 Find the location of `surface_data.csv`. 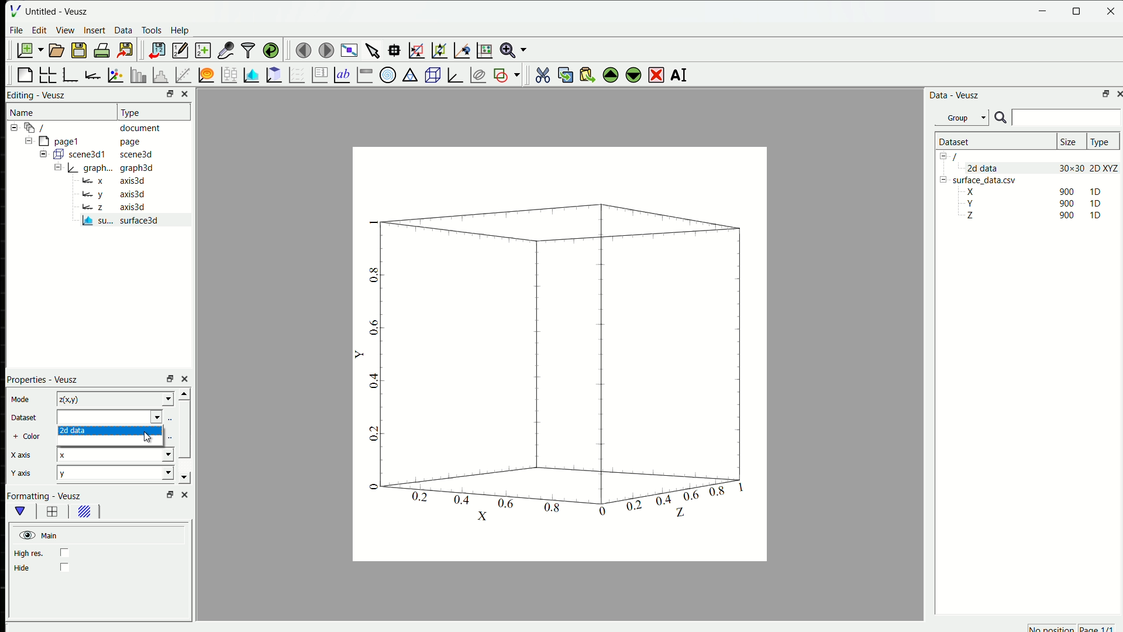

surface_data.csv is located at coordinates (986, 181).